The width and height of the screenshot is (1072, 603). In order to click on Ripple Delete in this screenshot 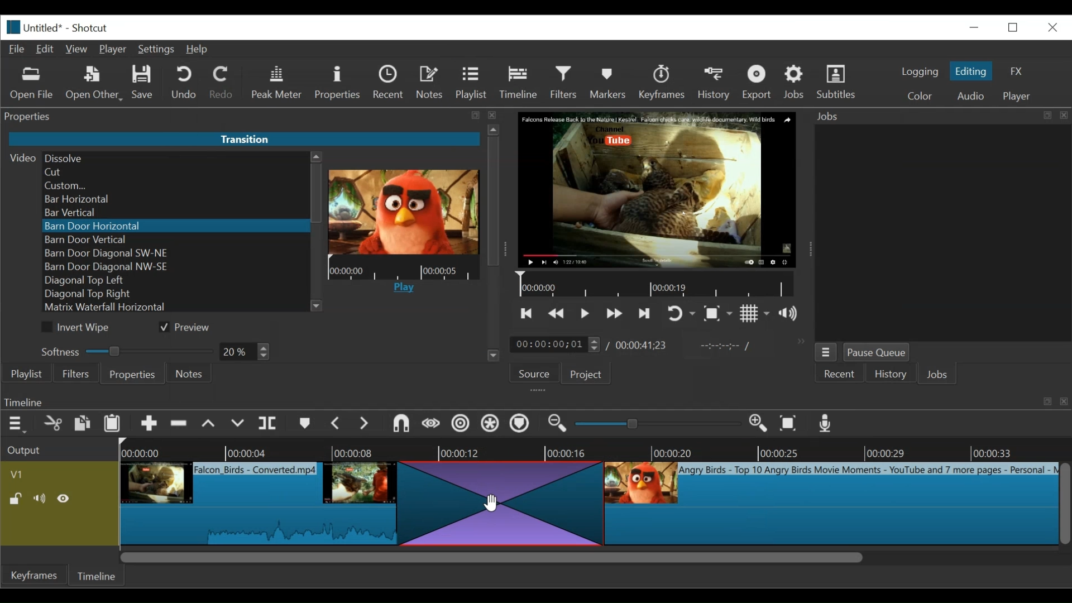, I will do `click(179, 424)`.